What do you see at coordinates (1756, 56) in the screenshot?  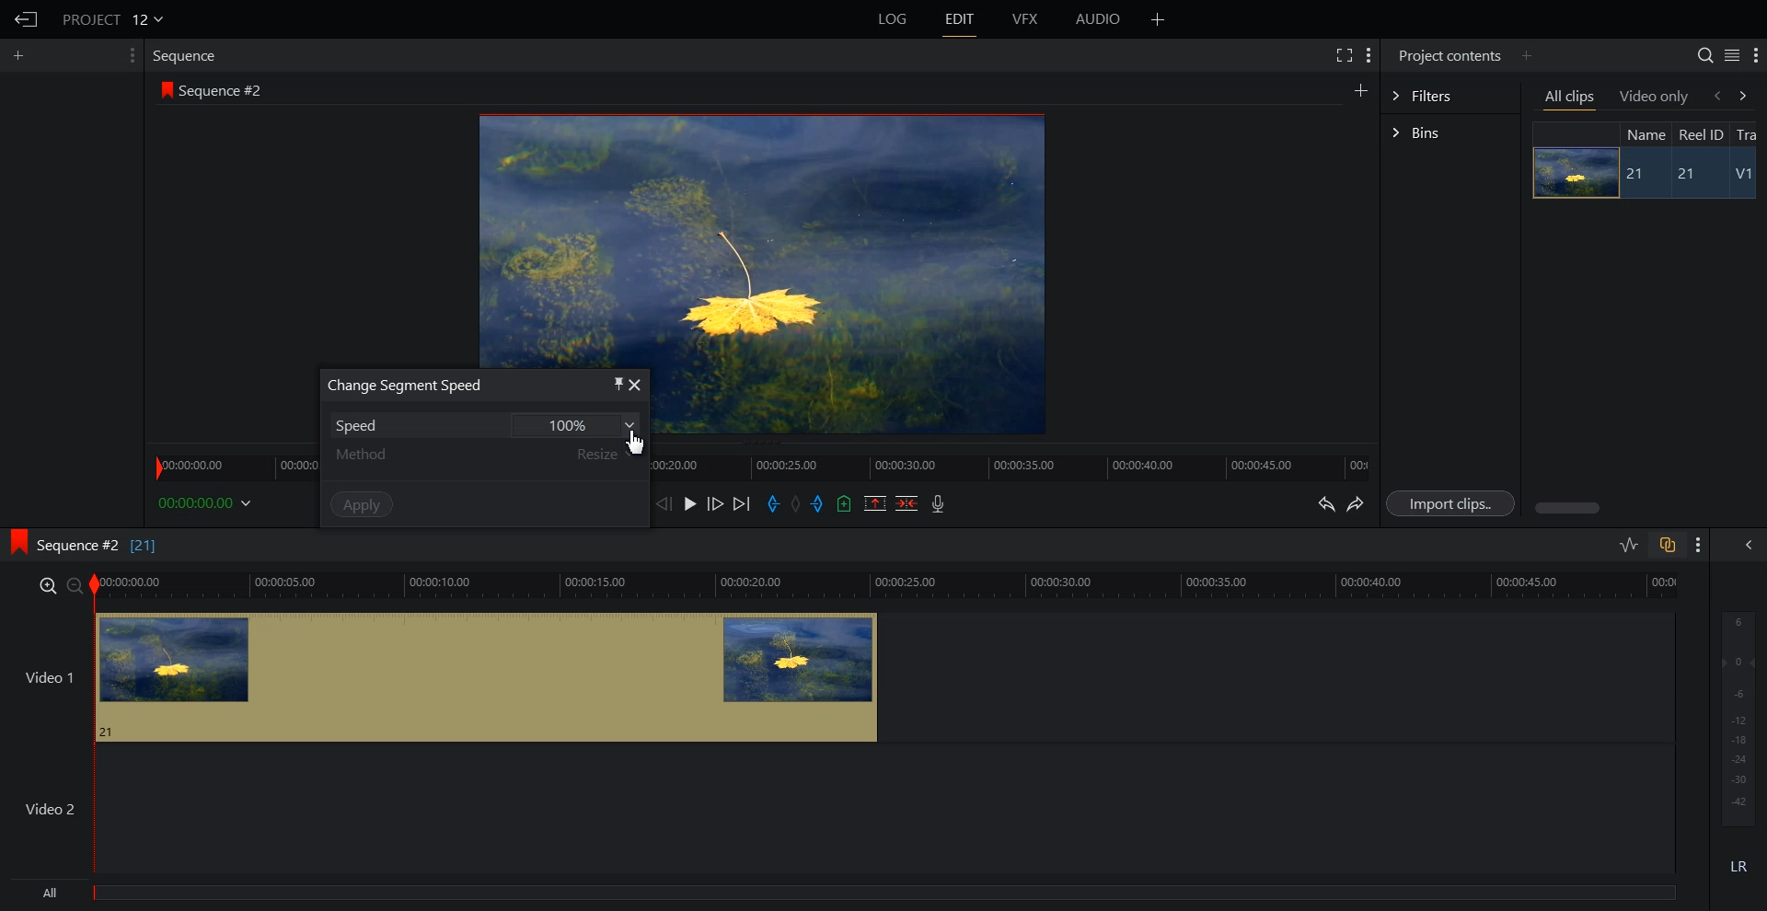 I see `Show setting menu` at bounding box center [1756, 56].